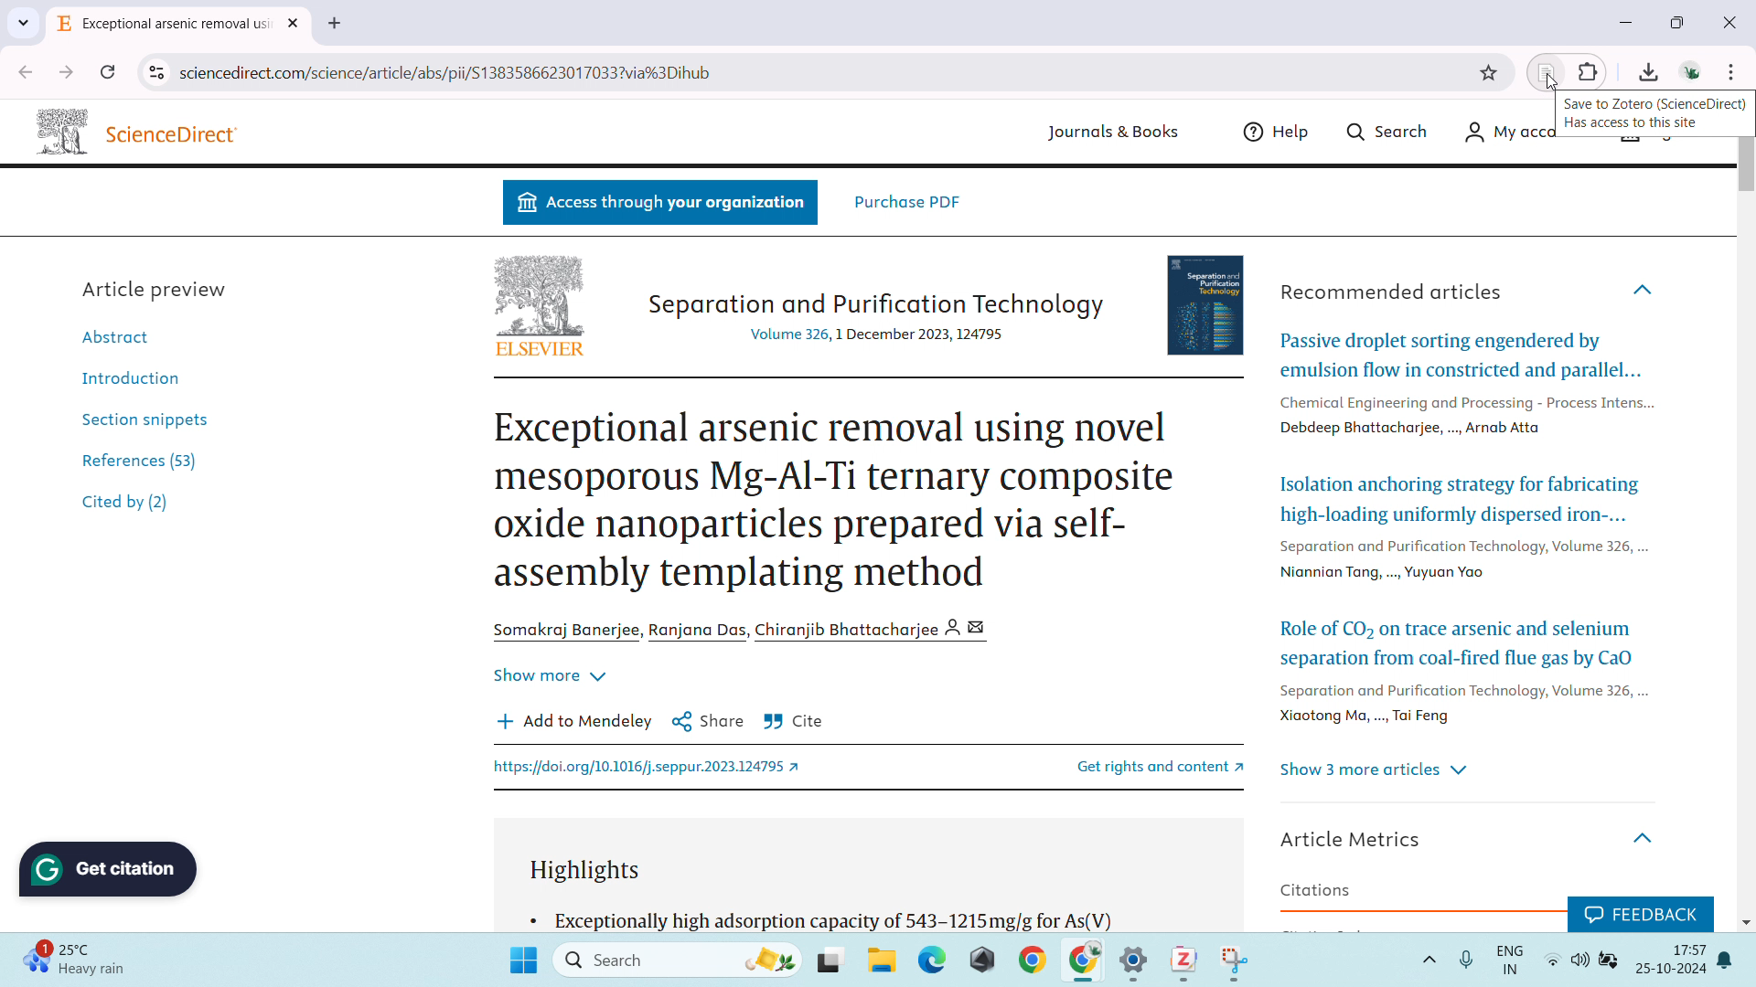 This screenshot has height=987, width=1756. I want to click on url space, so click(823, 72).